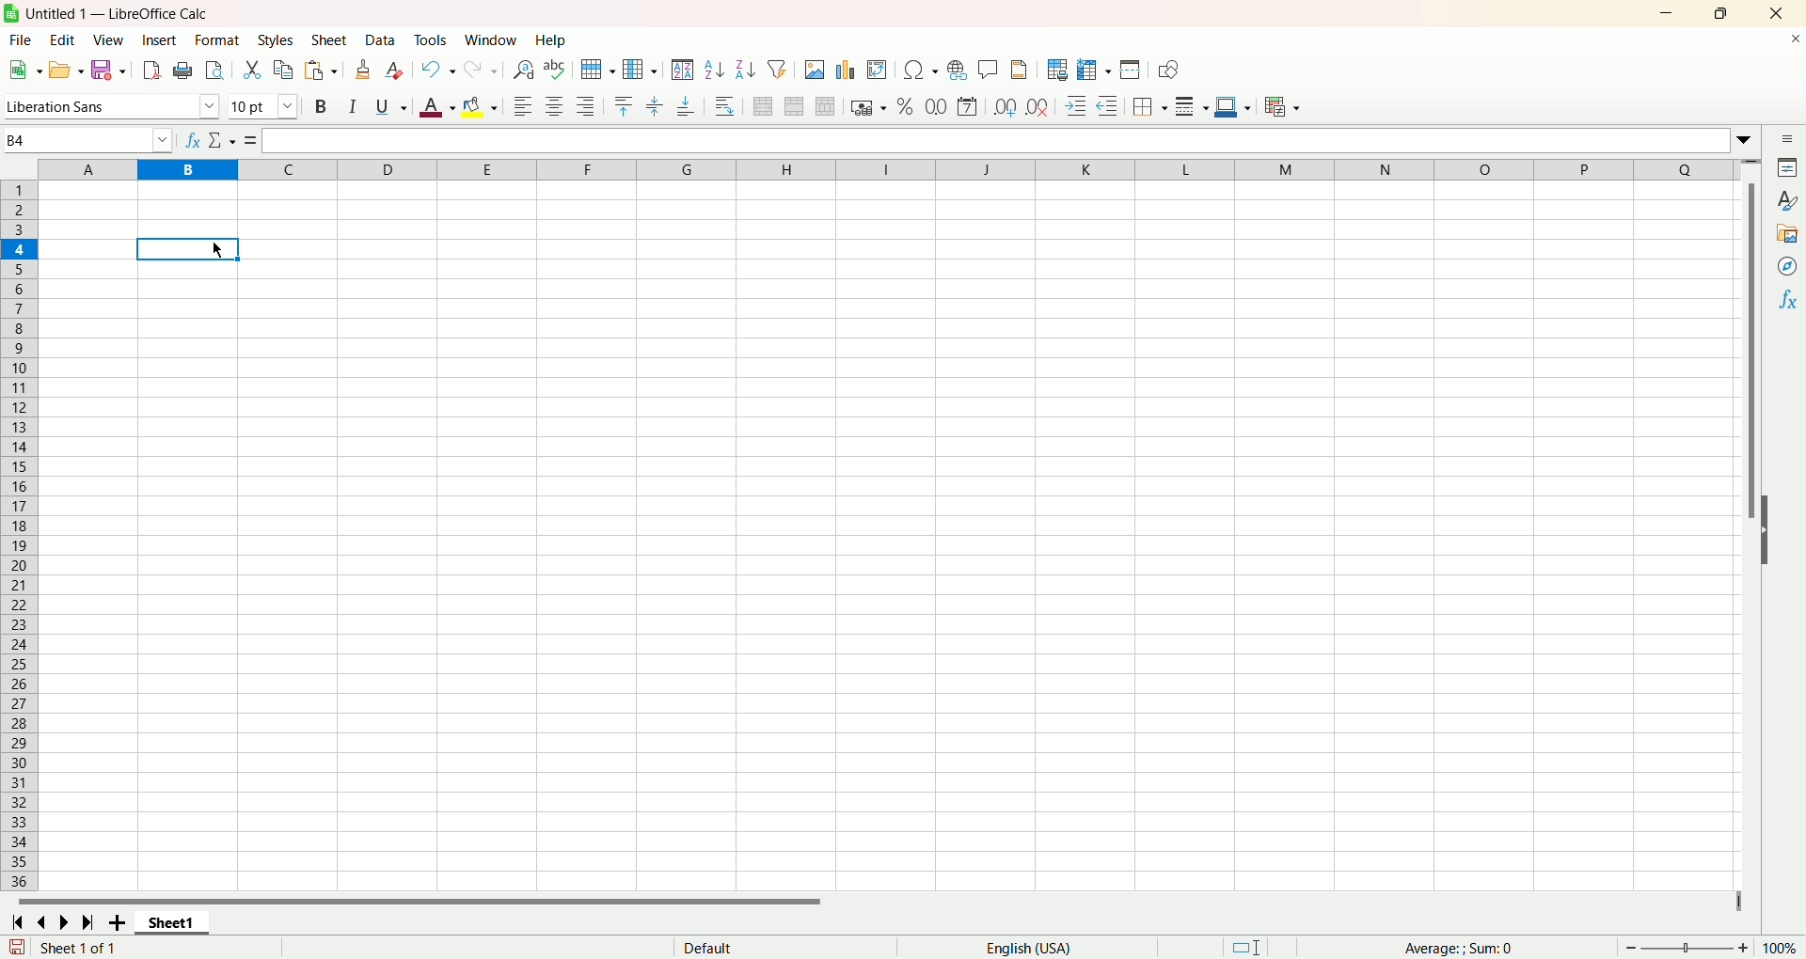 Image resolution: width=1806 pixels, height=959 pixels. Describe the element at coordinates (782, 70) in the screenshot. I see `autofilter` at that location.